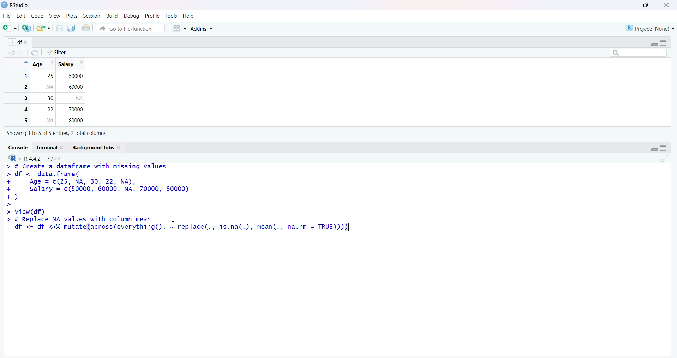 Image resolution: width=677 pixels, height=358 pixels. What do you see at coordinates (97, 147) in the screenshot?
I see `Background Jobs` at bounding box center [97, 147].